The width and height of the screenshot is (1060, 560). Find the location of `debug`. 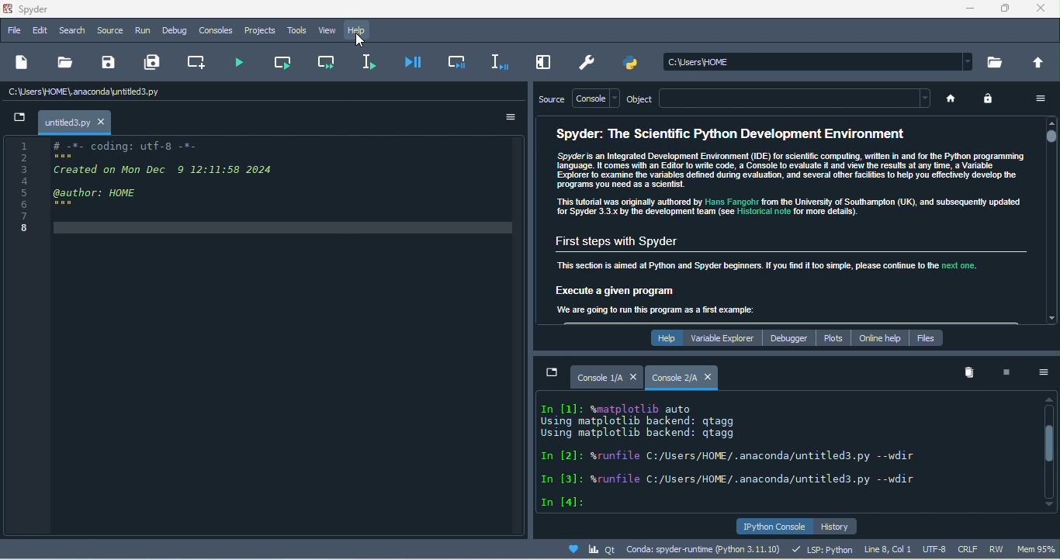

debug is located at coordinates (172, 31).